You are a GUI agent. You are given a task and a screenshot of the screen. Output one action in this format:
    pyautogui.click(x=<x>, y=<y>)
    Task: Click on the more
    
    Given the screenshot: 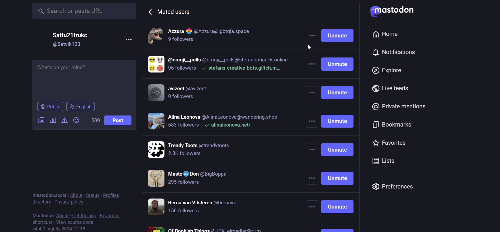 What is the action you would take?
    pyautogui.click(x=312, y=144)
    